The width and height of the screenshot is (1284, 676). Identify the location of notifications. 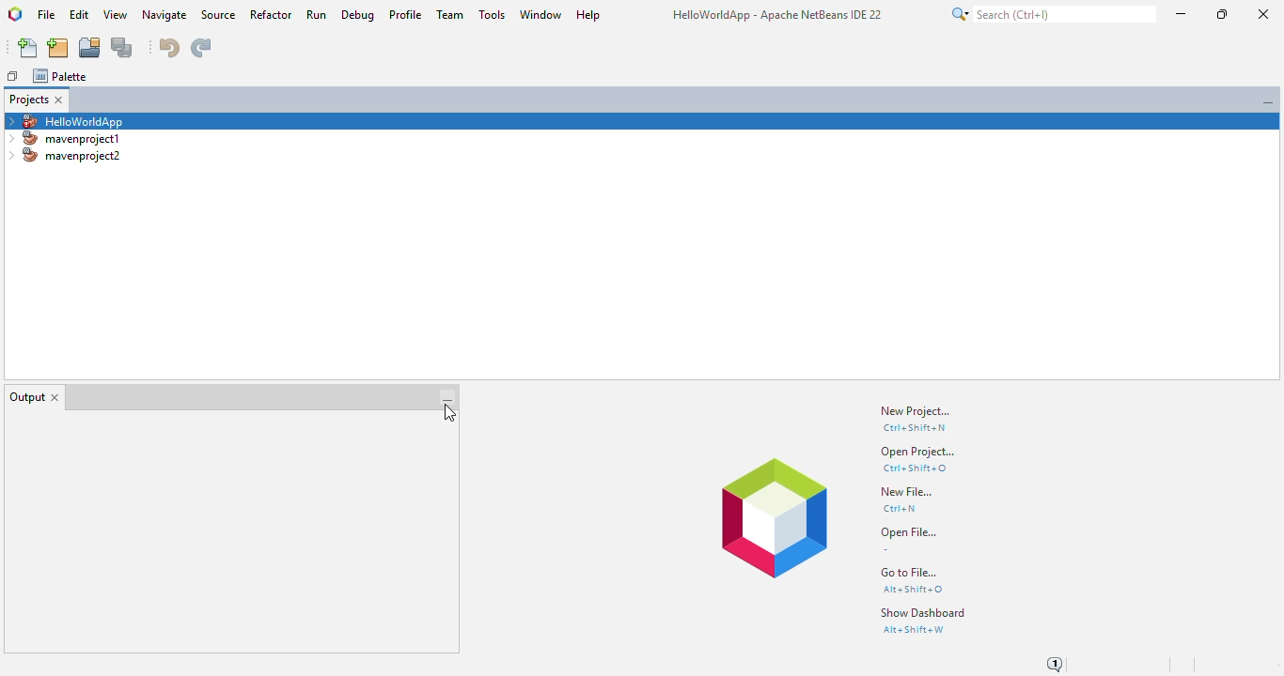
(1059, 663).